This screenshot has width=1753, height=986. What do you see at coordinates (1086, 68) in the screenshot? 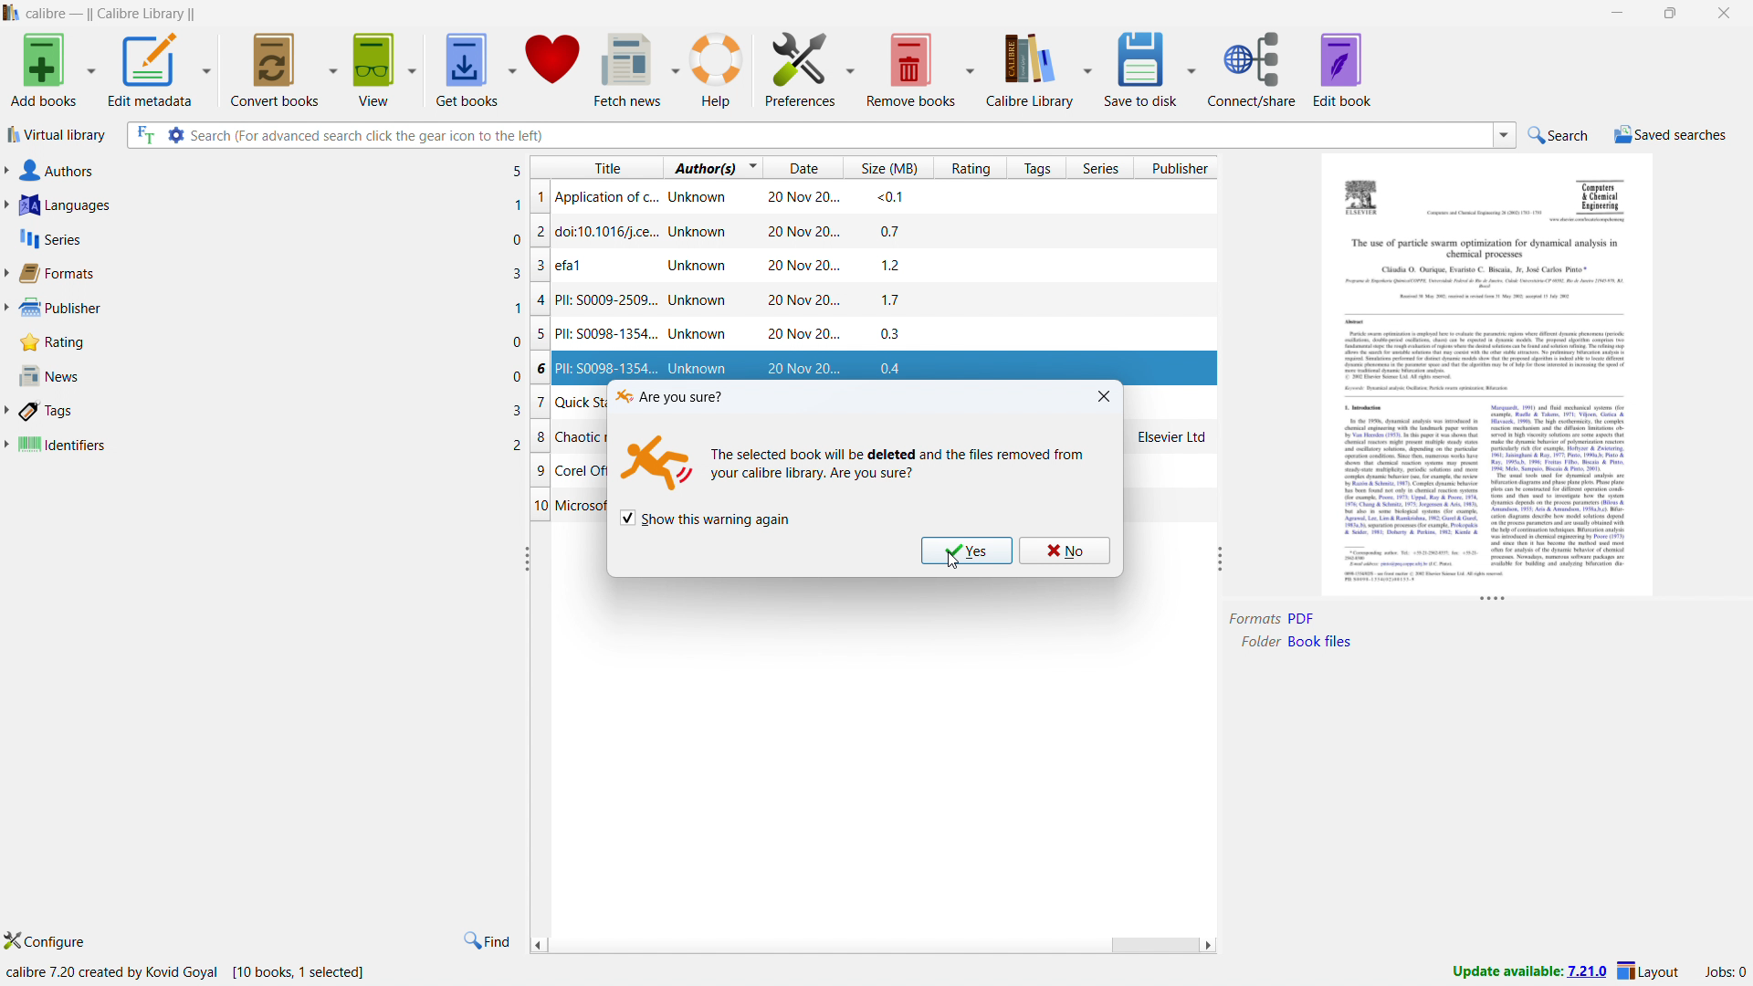
I see `calibre library options` at bounding box center [1086, 68].